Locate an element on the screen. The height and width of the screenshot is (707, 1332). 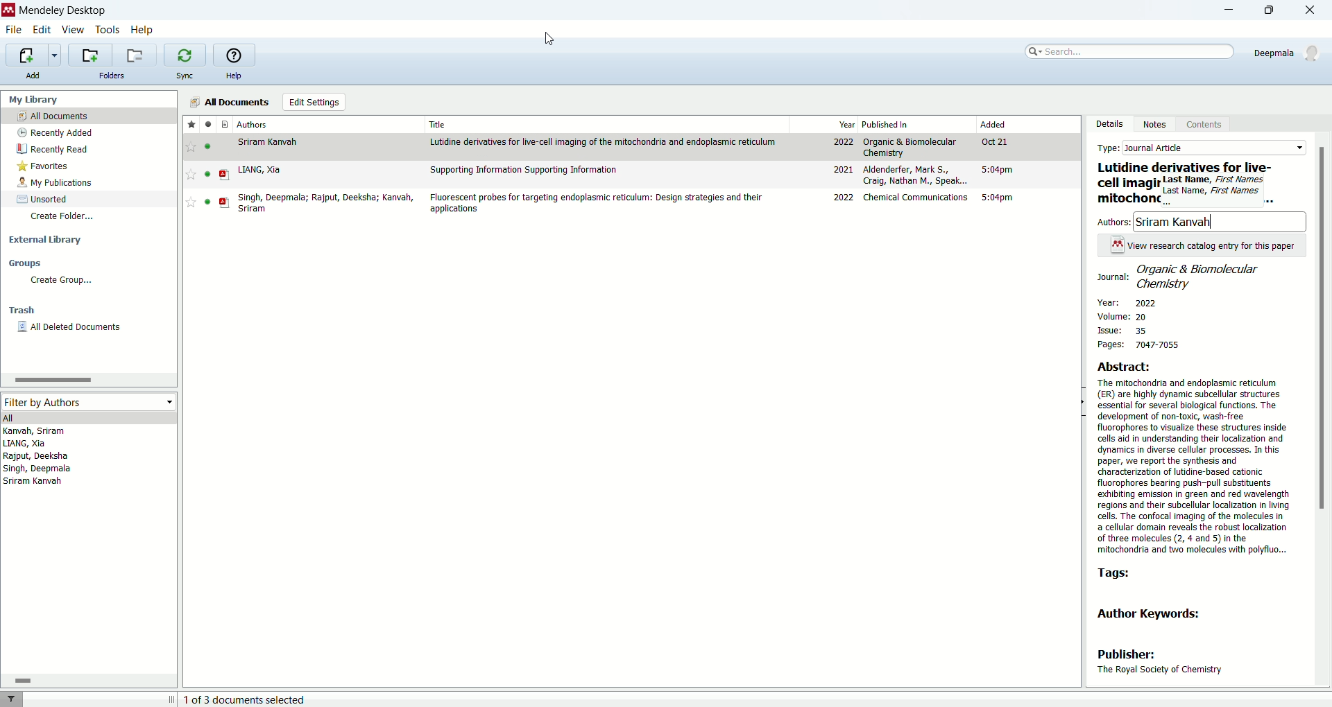
publisher: The Royal Society of Chemistry is located at coordinates (1160, 663).